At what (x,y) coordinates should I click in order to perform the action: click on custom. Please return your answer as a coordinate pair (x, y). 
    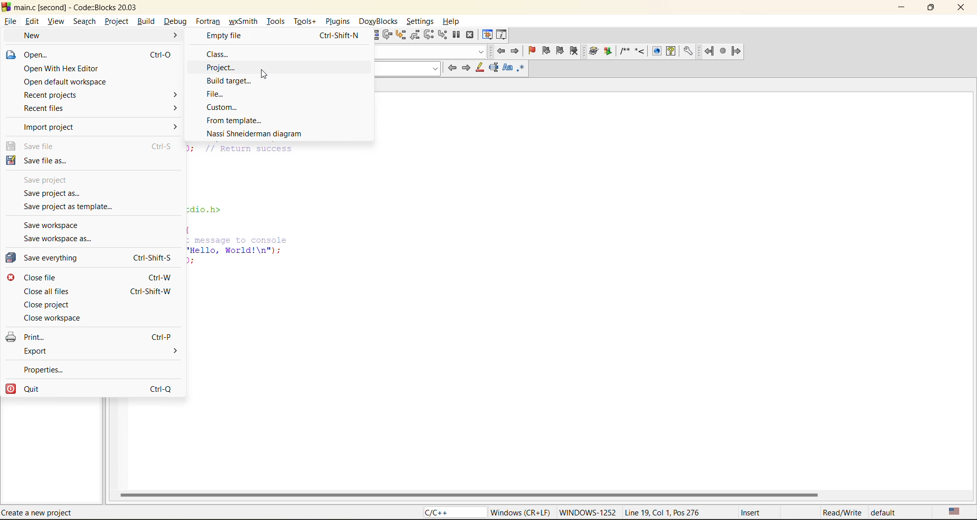
    Looking at the image, I should click on (228, 108).